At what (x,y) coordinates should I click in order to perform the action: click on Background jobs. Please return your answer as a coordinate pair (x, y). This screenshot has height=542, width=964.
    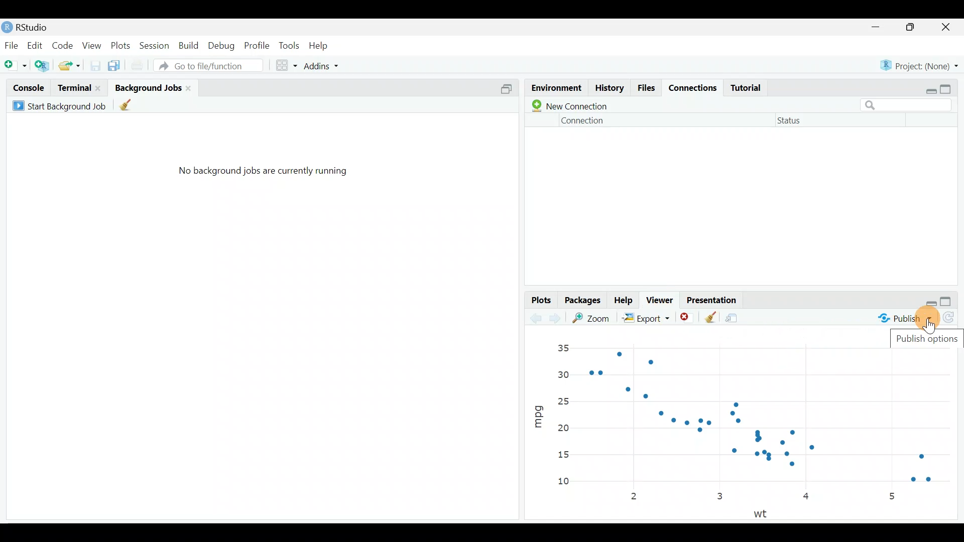
    Looking at the image, I should click on (148, 84).